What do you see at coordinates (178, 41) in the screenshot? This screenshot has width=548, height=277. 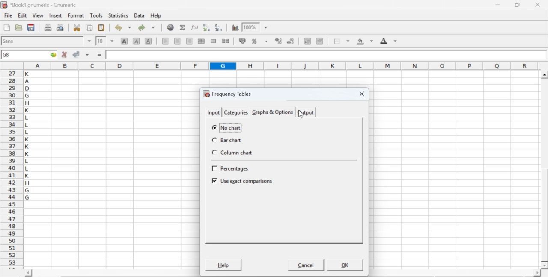 I see `center horizontally` at bounding box center [178, 41].